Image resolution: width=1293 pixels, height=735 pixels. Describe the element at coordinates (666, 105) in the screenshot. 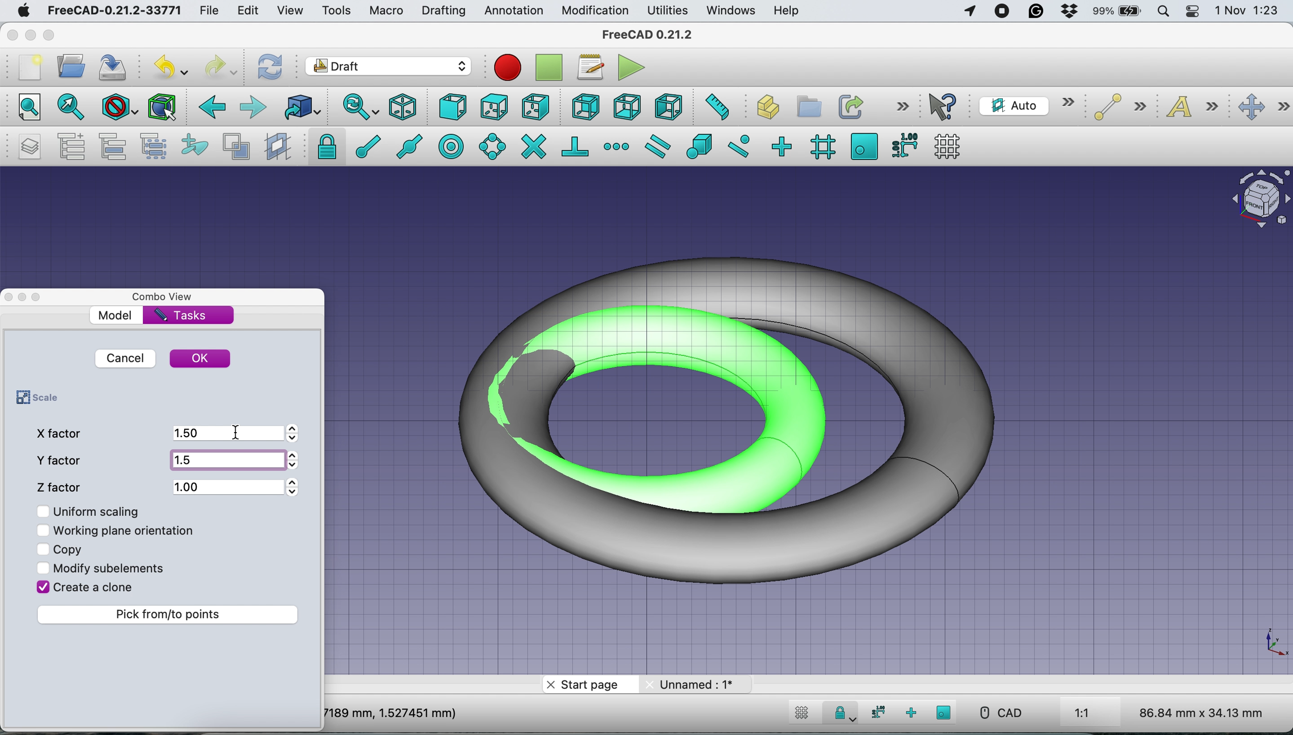

I see `left` at that location.